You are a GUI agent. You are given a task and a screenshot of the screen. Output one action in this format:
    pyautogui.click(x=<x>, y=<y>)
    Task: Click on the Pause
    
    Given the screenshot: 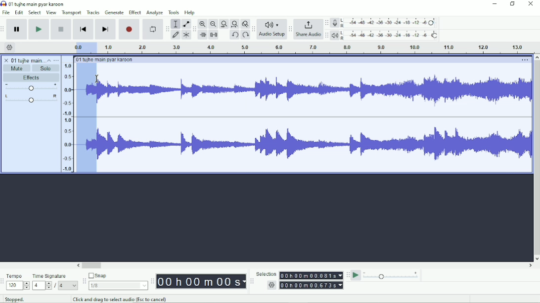 What is the action you would take?
    pyautogui.click(x=17, y=30)
    